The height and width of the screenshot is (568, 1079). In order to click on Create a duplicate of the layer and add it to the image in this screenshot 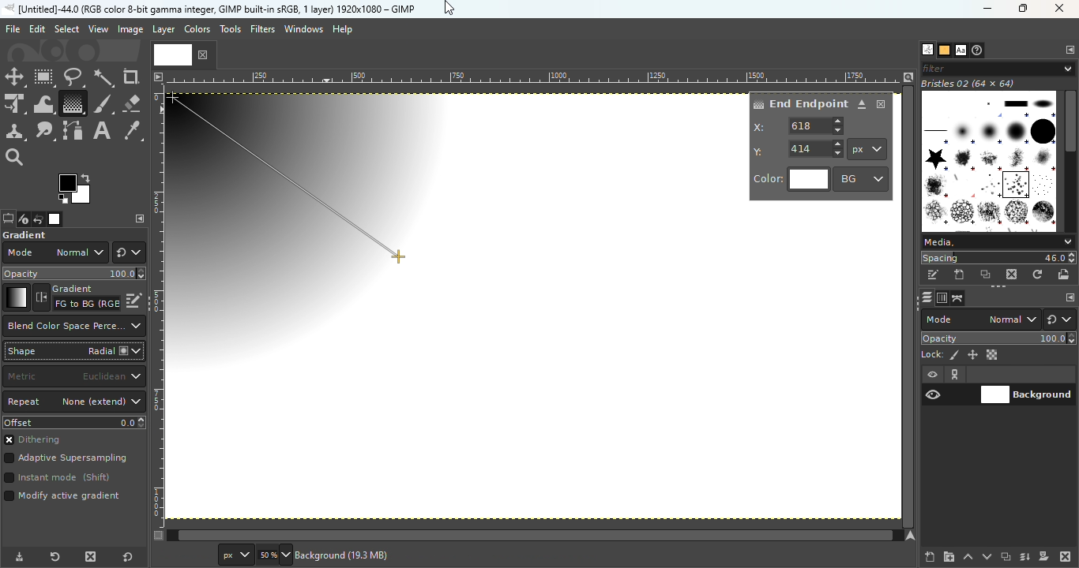, I will do `click(1005, 558)`.